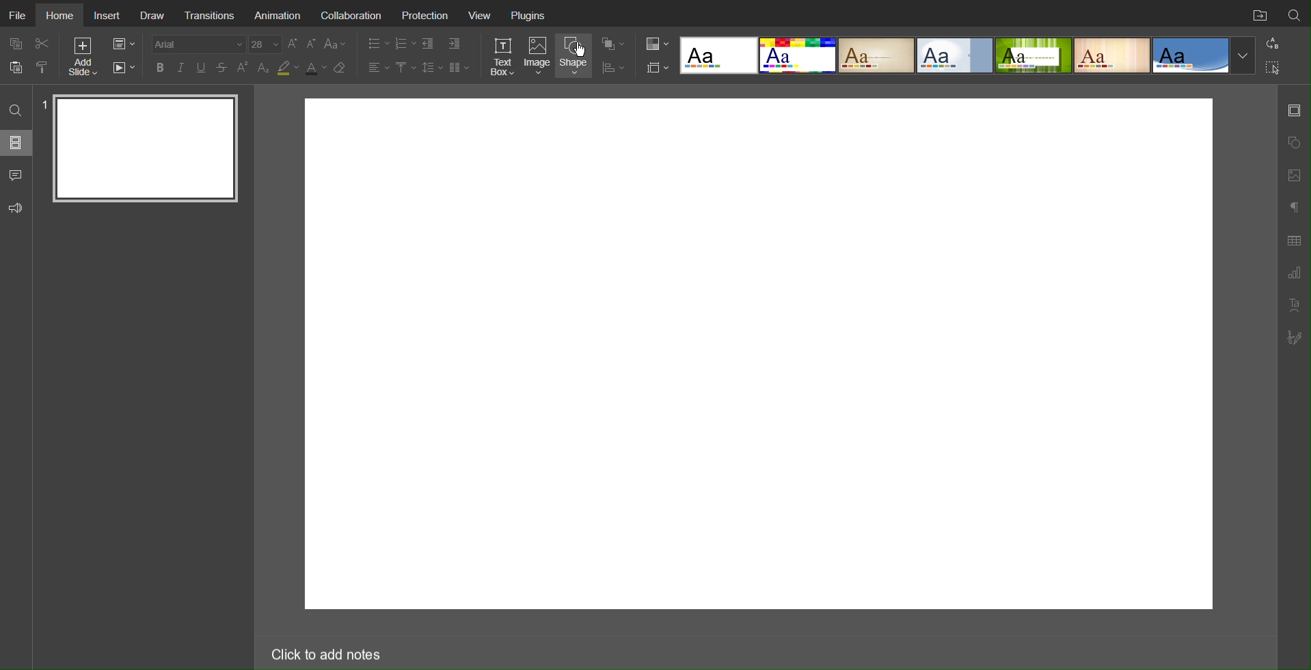 This screenshot has width=1311, height=670. I want to click on Distribution, so click(613, 66).